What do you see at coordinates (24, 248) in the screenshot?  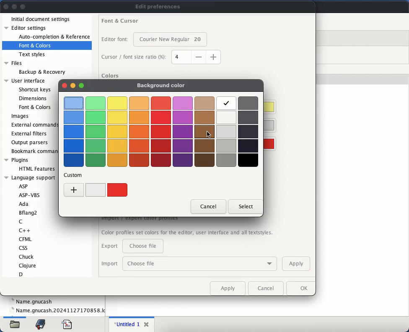 I see `css` at bounding box center [24, 248].